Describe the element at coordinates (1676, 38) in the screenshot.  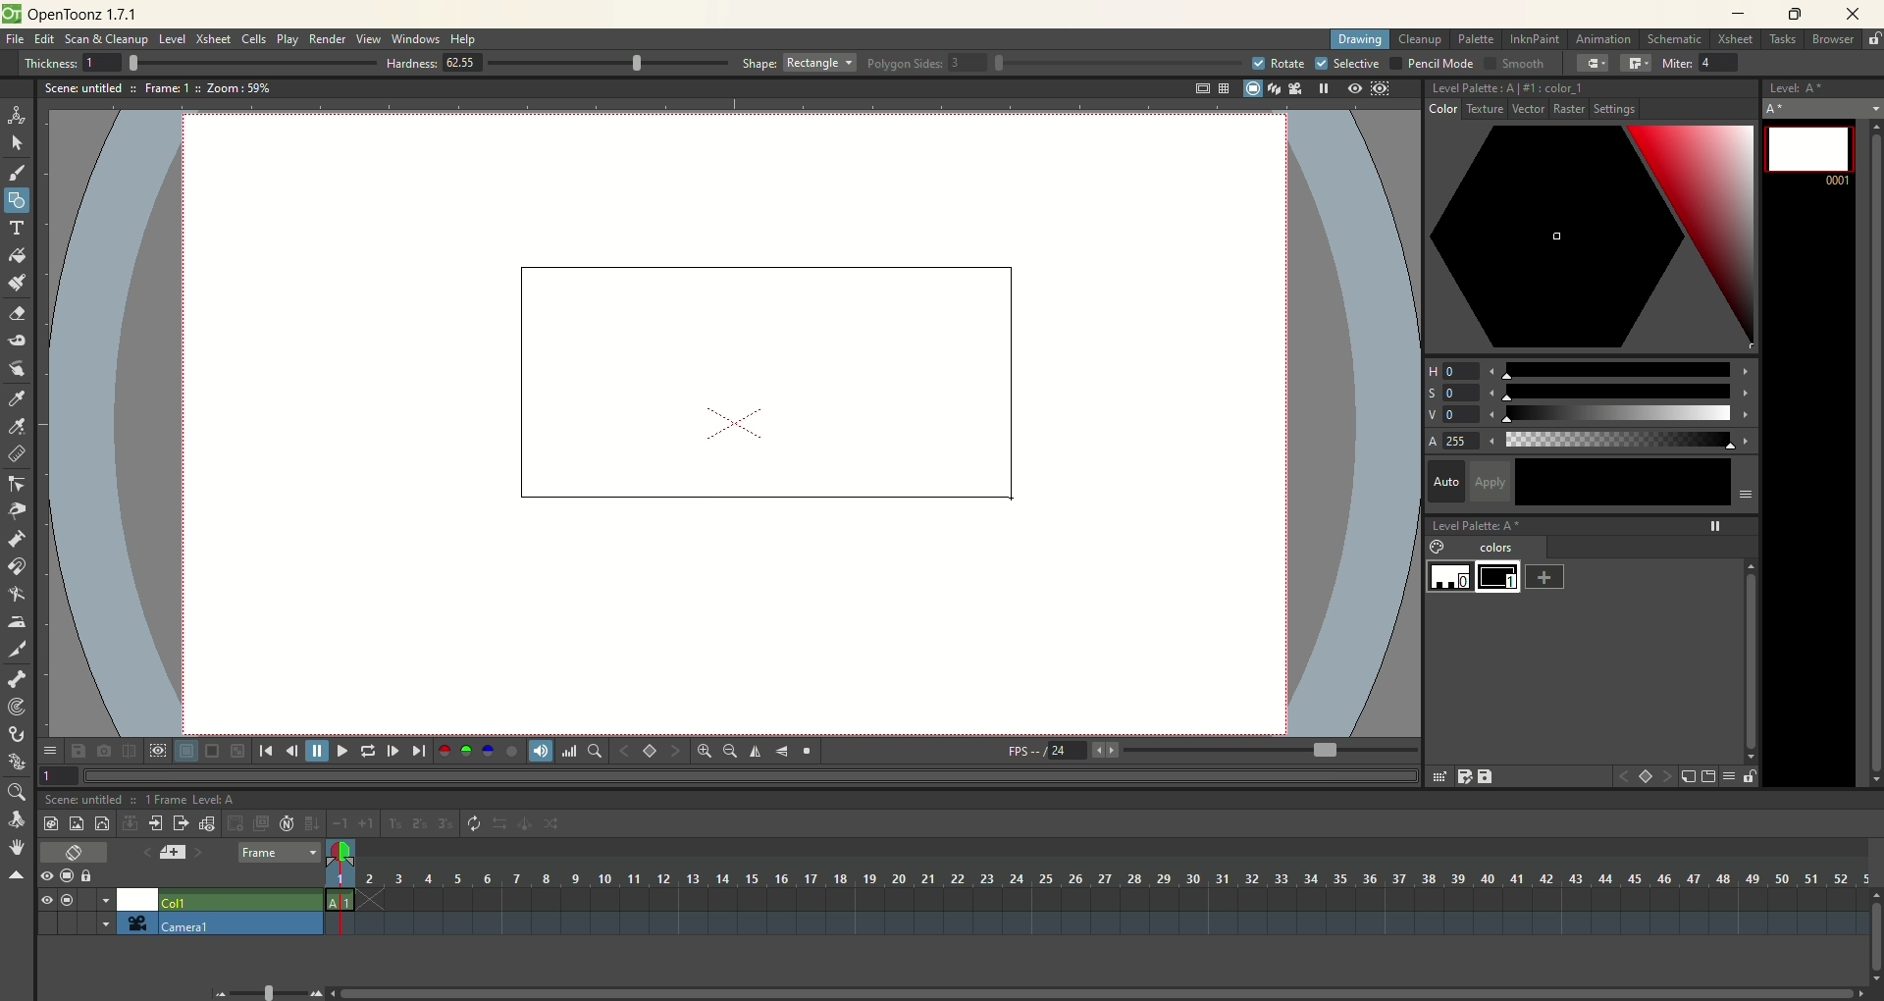
I see `schematic` at that location.